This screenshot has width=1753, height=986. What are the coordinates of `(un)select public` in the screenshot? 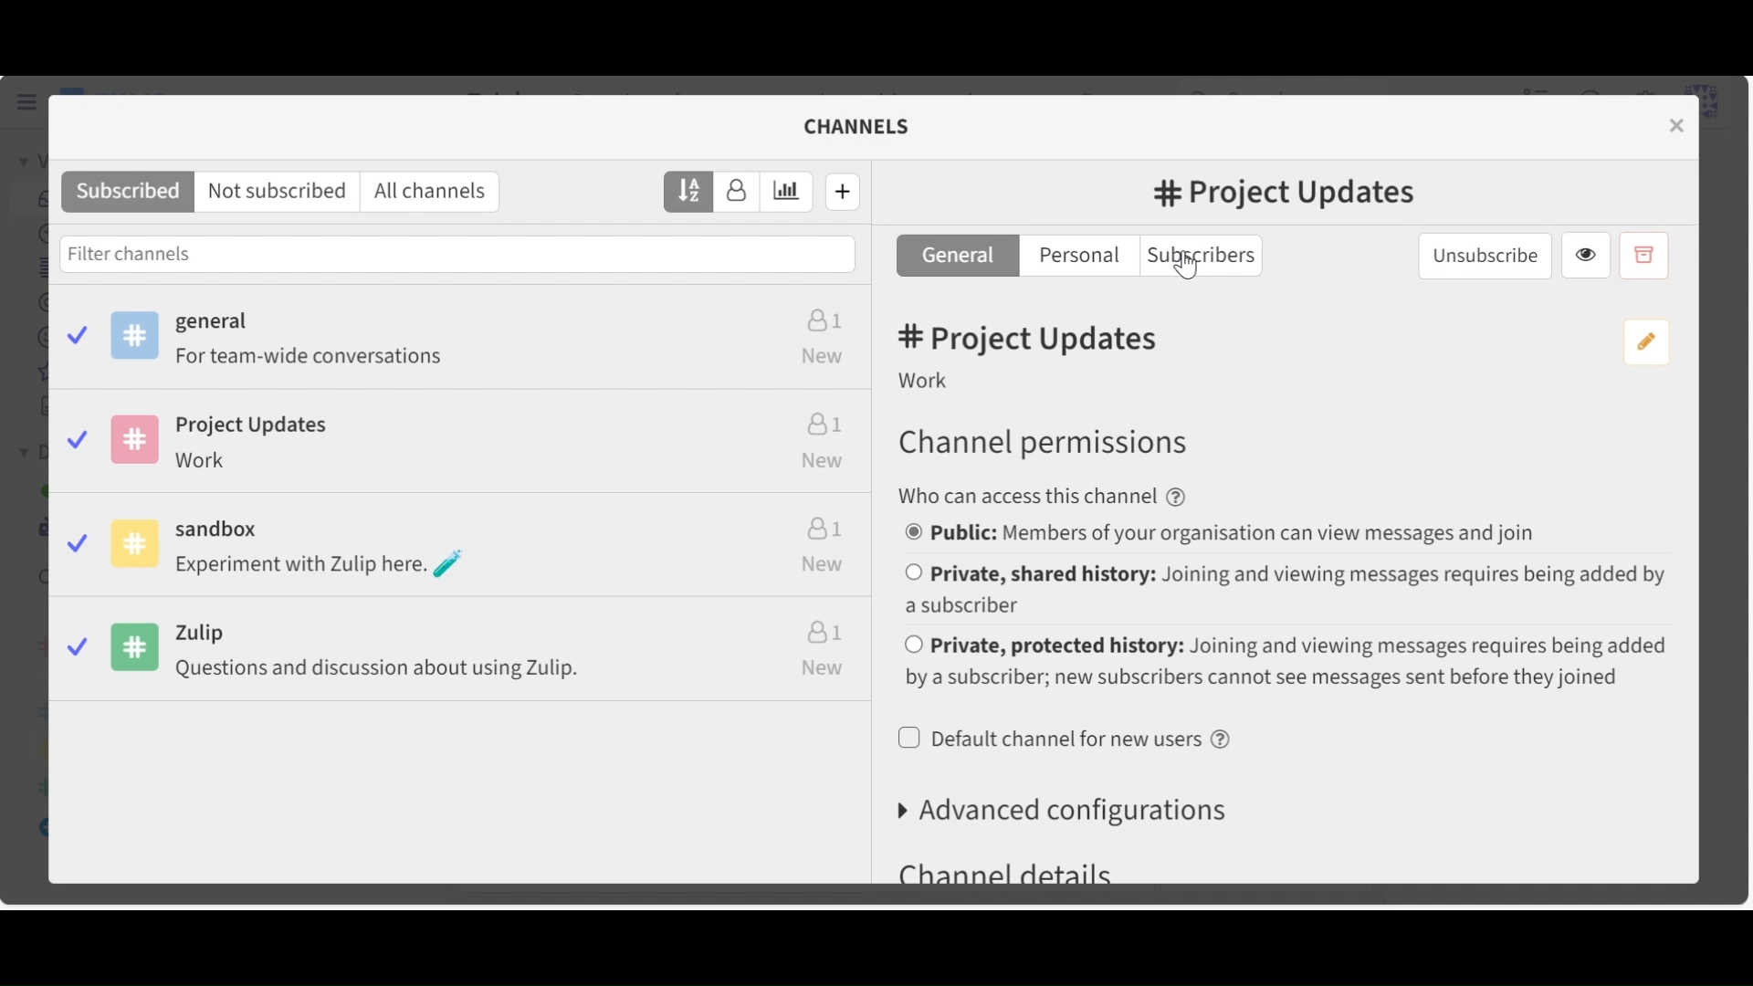 It's located at (1223, 533).